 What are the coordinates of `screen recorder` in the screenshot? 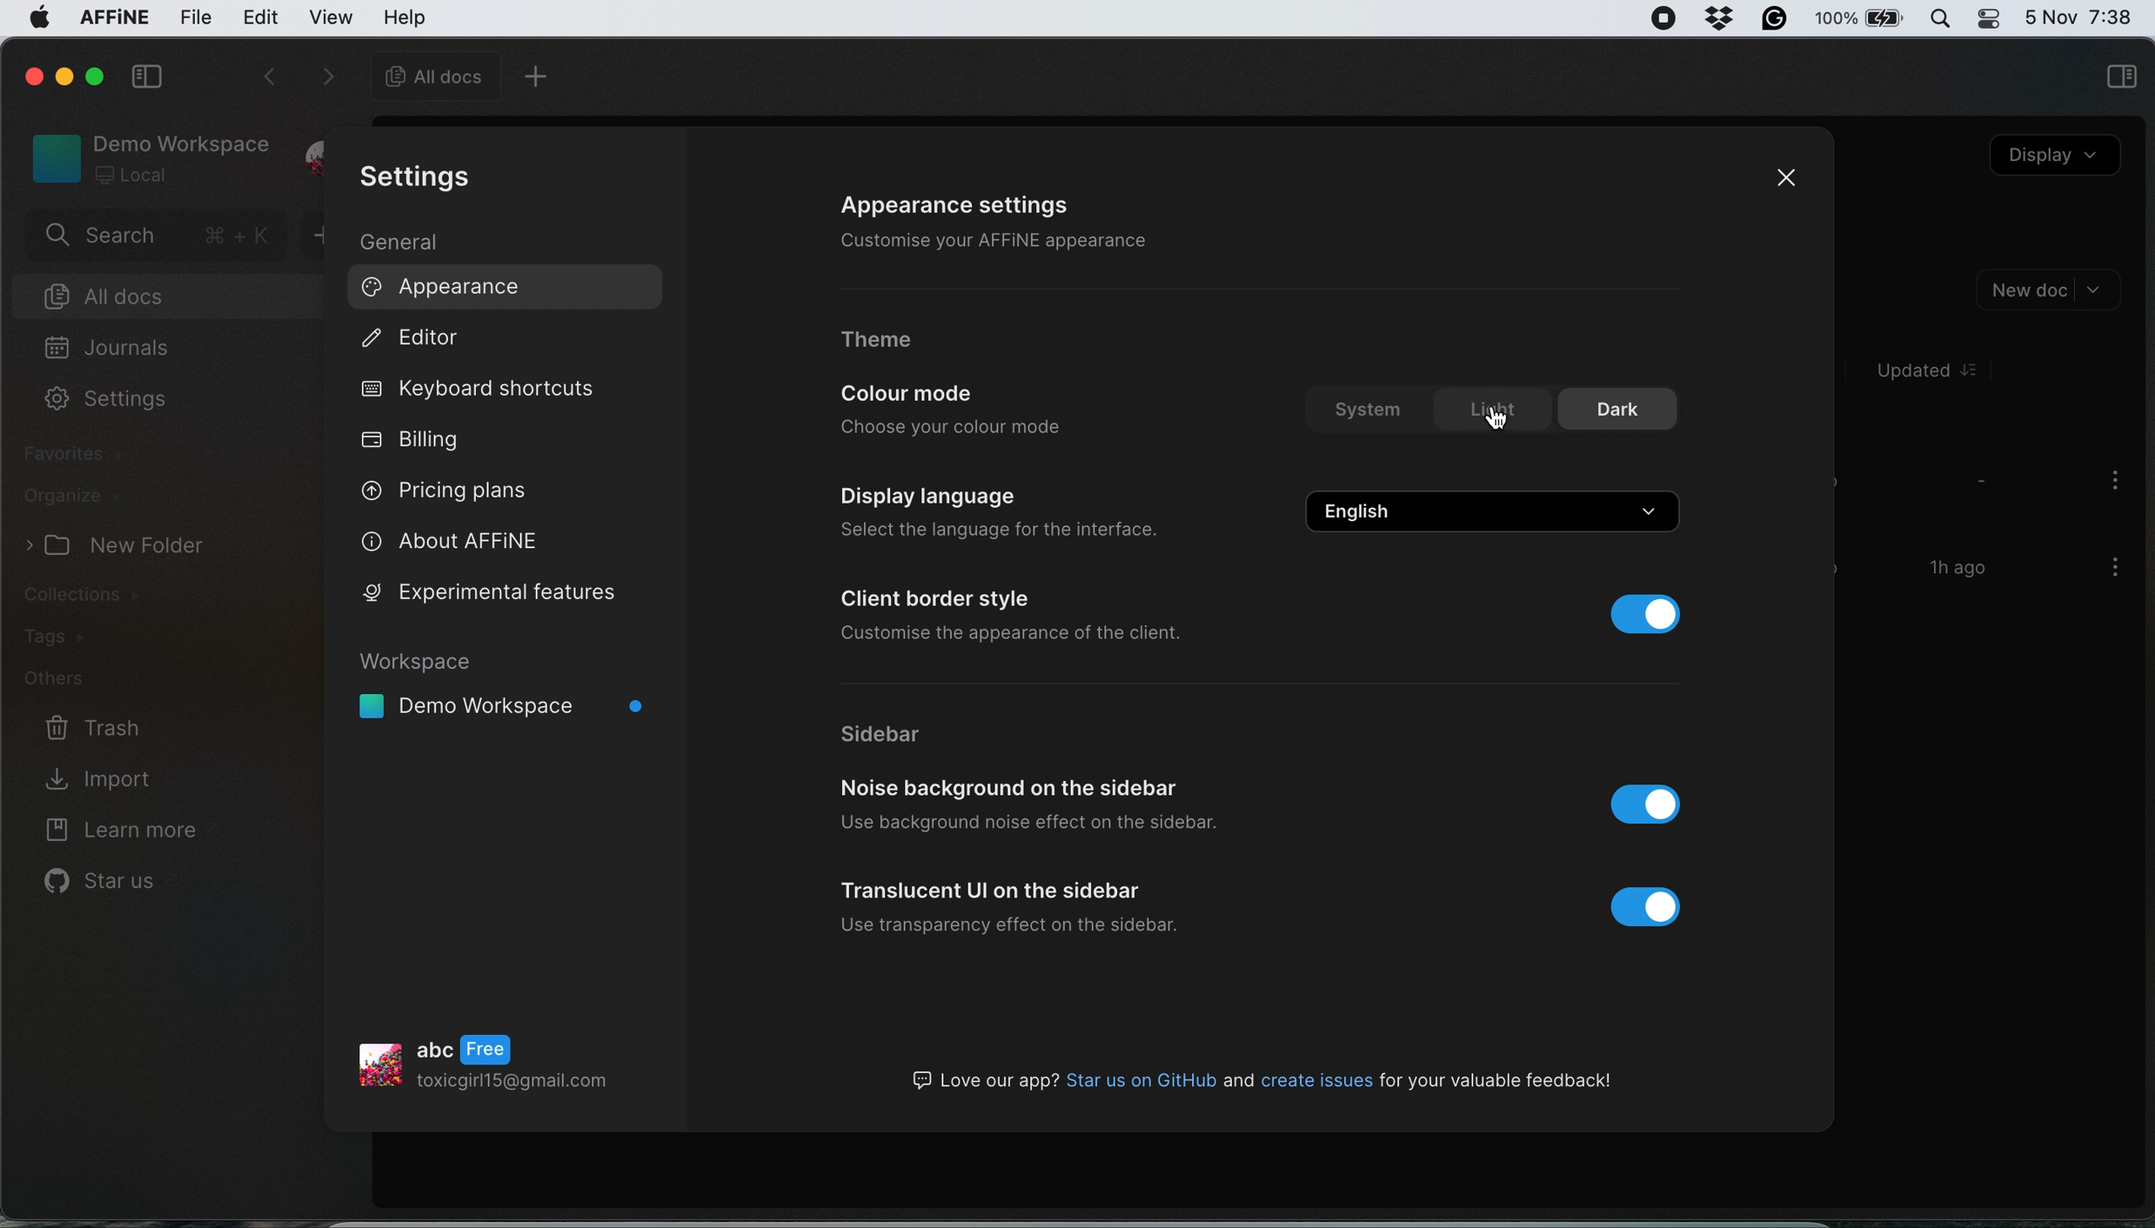 It's located at (1664, 19).